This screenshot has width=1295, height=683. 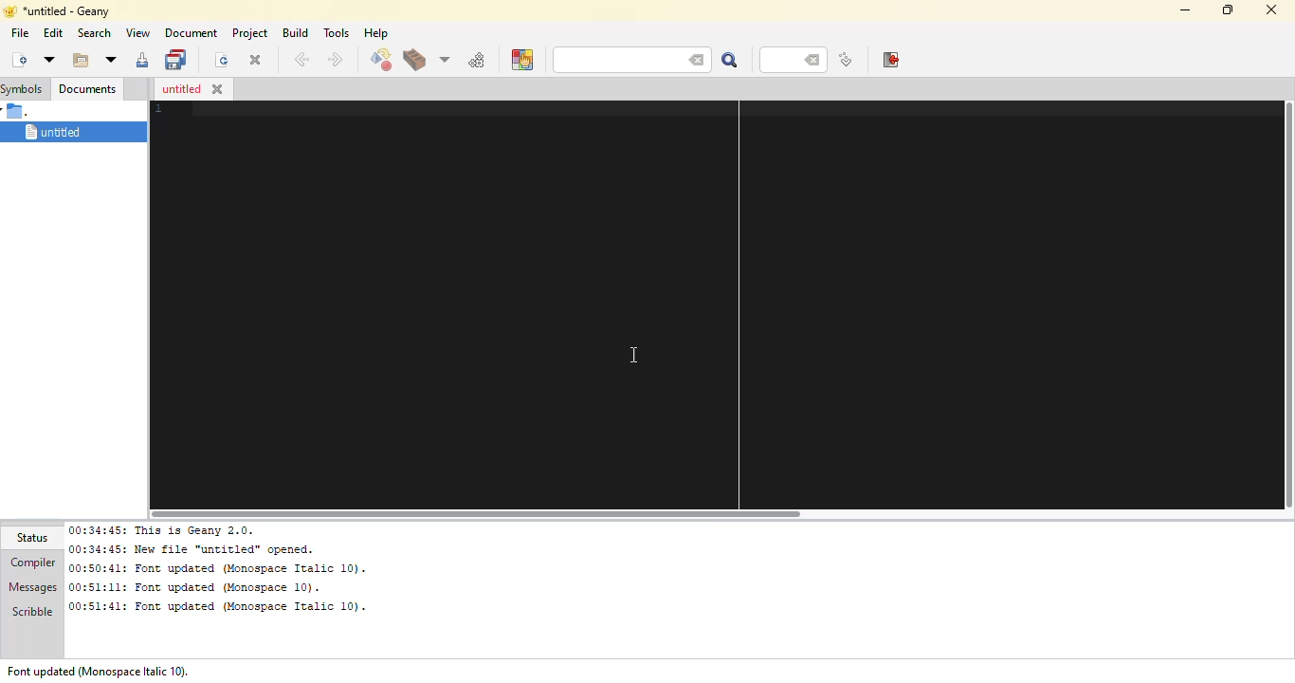 I want to click on save all, so click(x=177, y=58).